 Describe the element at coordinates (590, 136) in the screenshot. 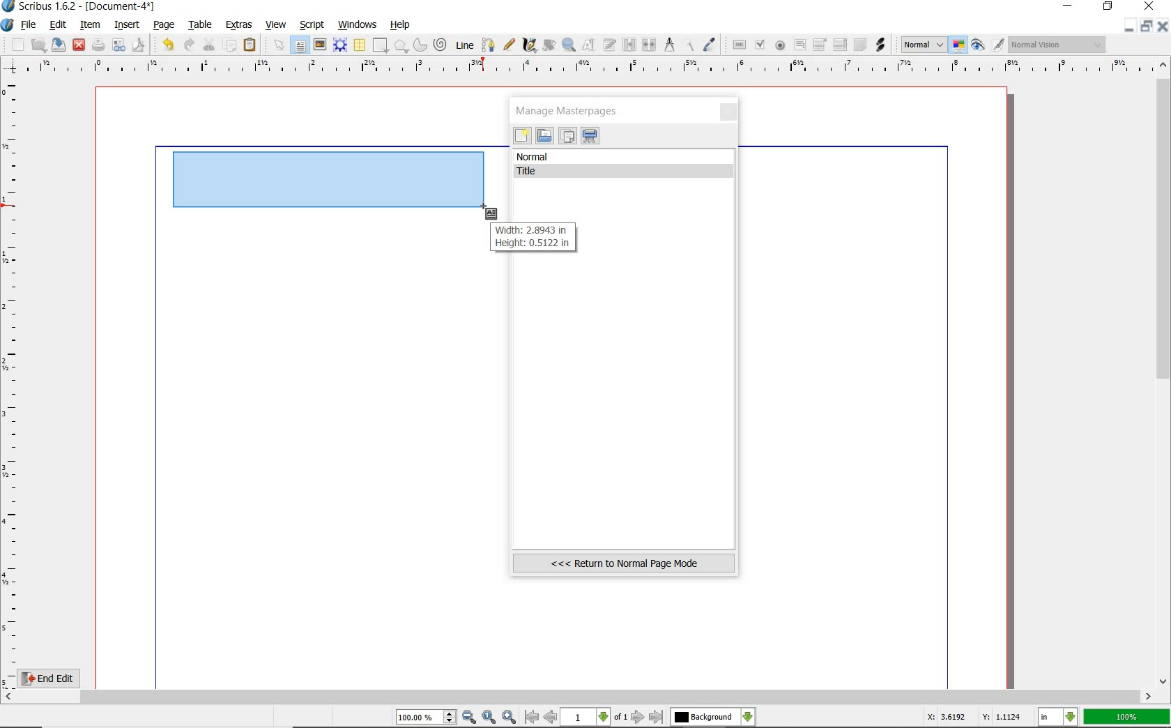

I see `delete the selected masterpages` at that location.